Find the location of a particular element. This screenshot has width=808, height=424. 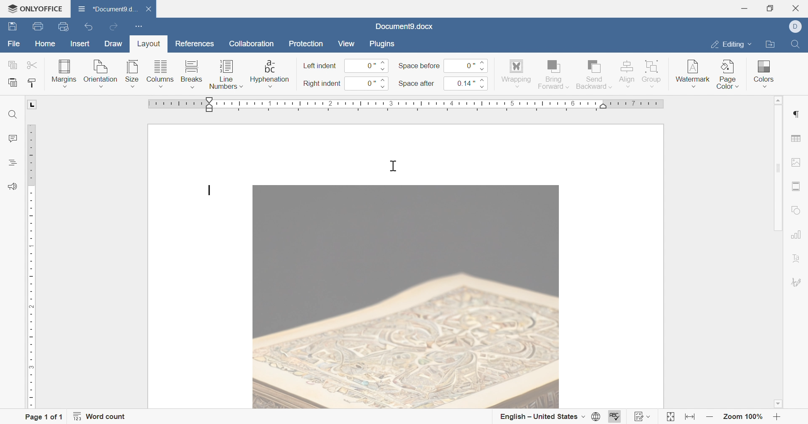

draw is located at coordinates (114, 44).